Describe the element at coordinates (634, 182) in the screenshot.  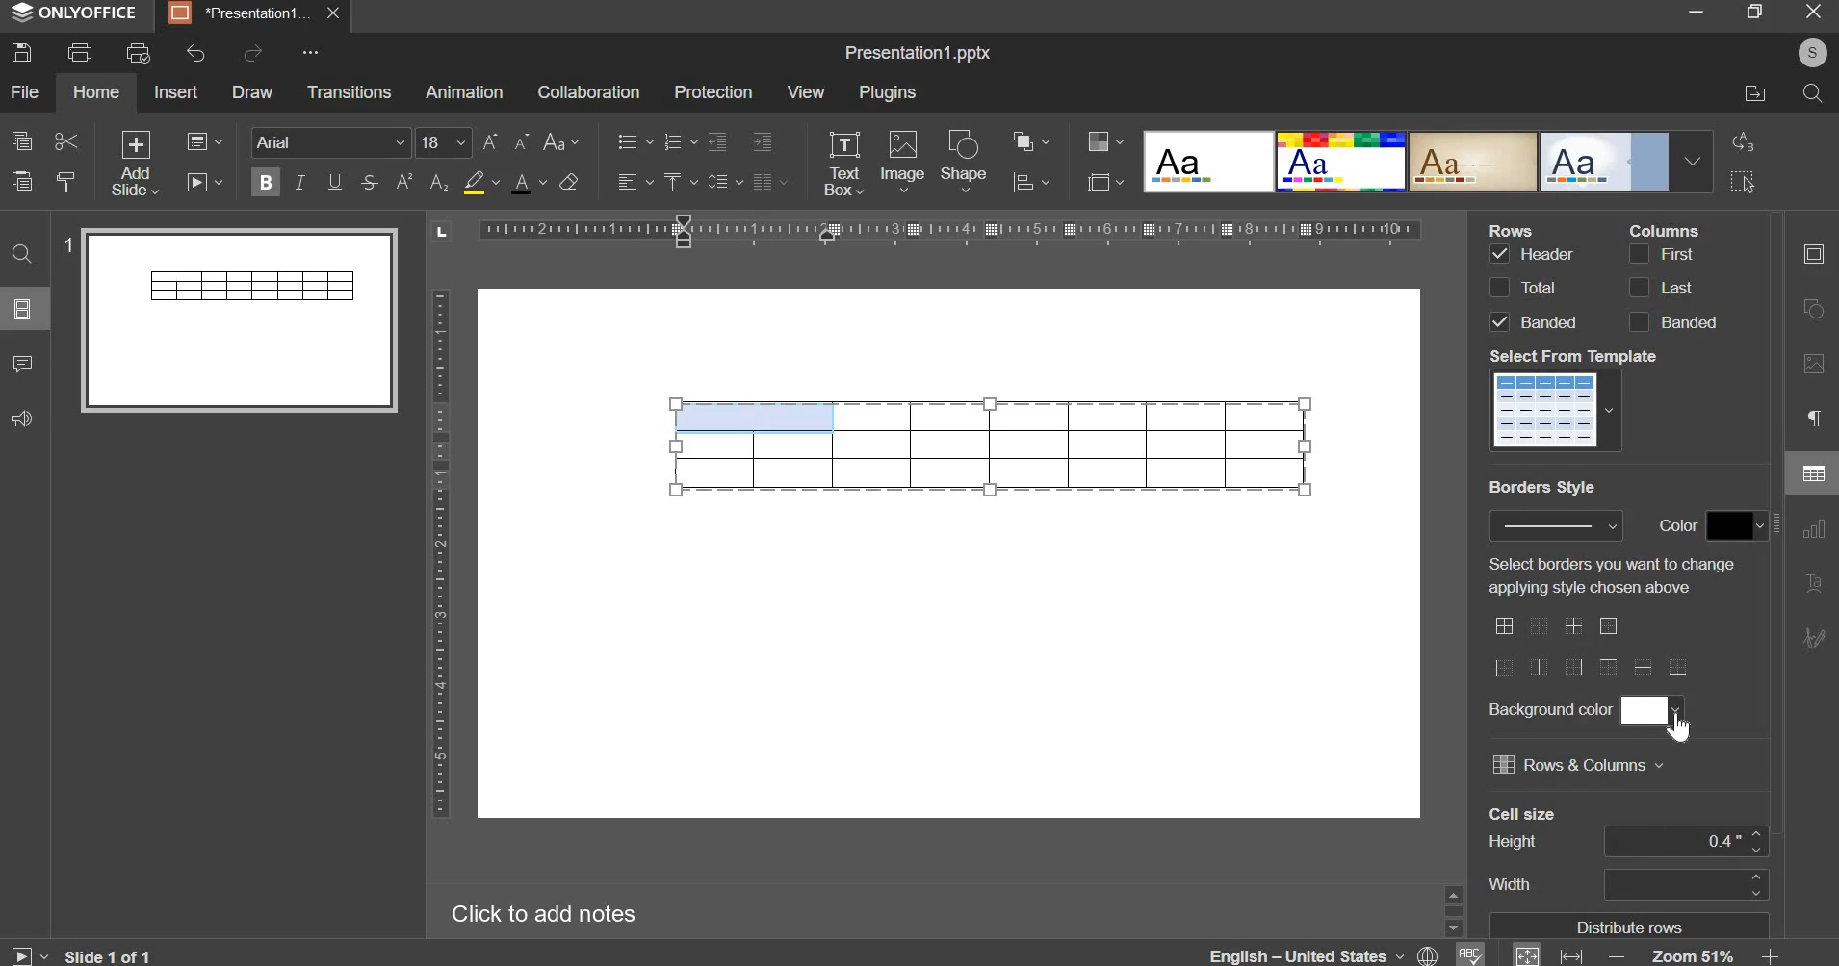
I see `horizontal alignment` at that location.